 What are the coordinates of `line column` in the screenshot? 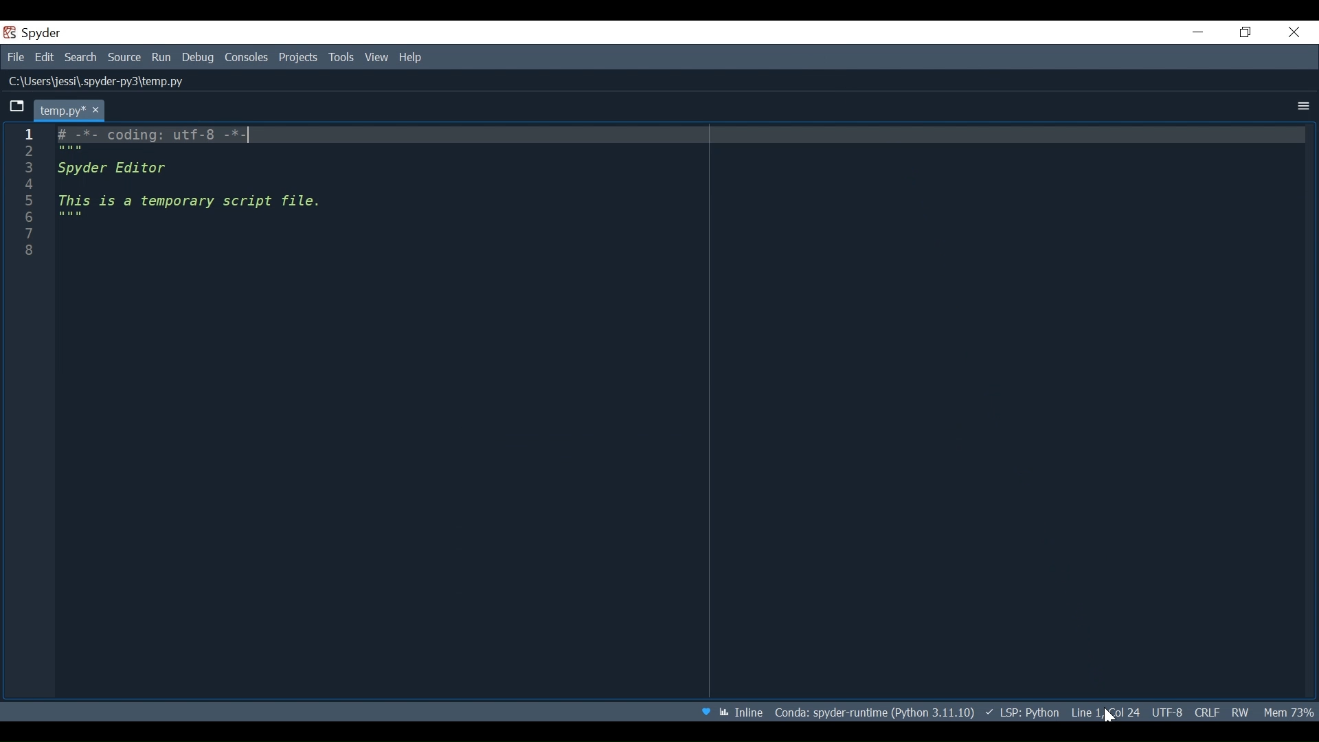 It's located at (33, 414).